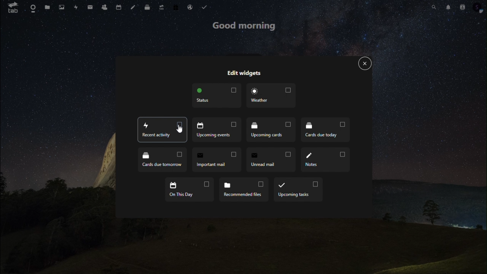 The height and width of the screenshot is (274, 487). I want to click on activity, so click(75, 8).